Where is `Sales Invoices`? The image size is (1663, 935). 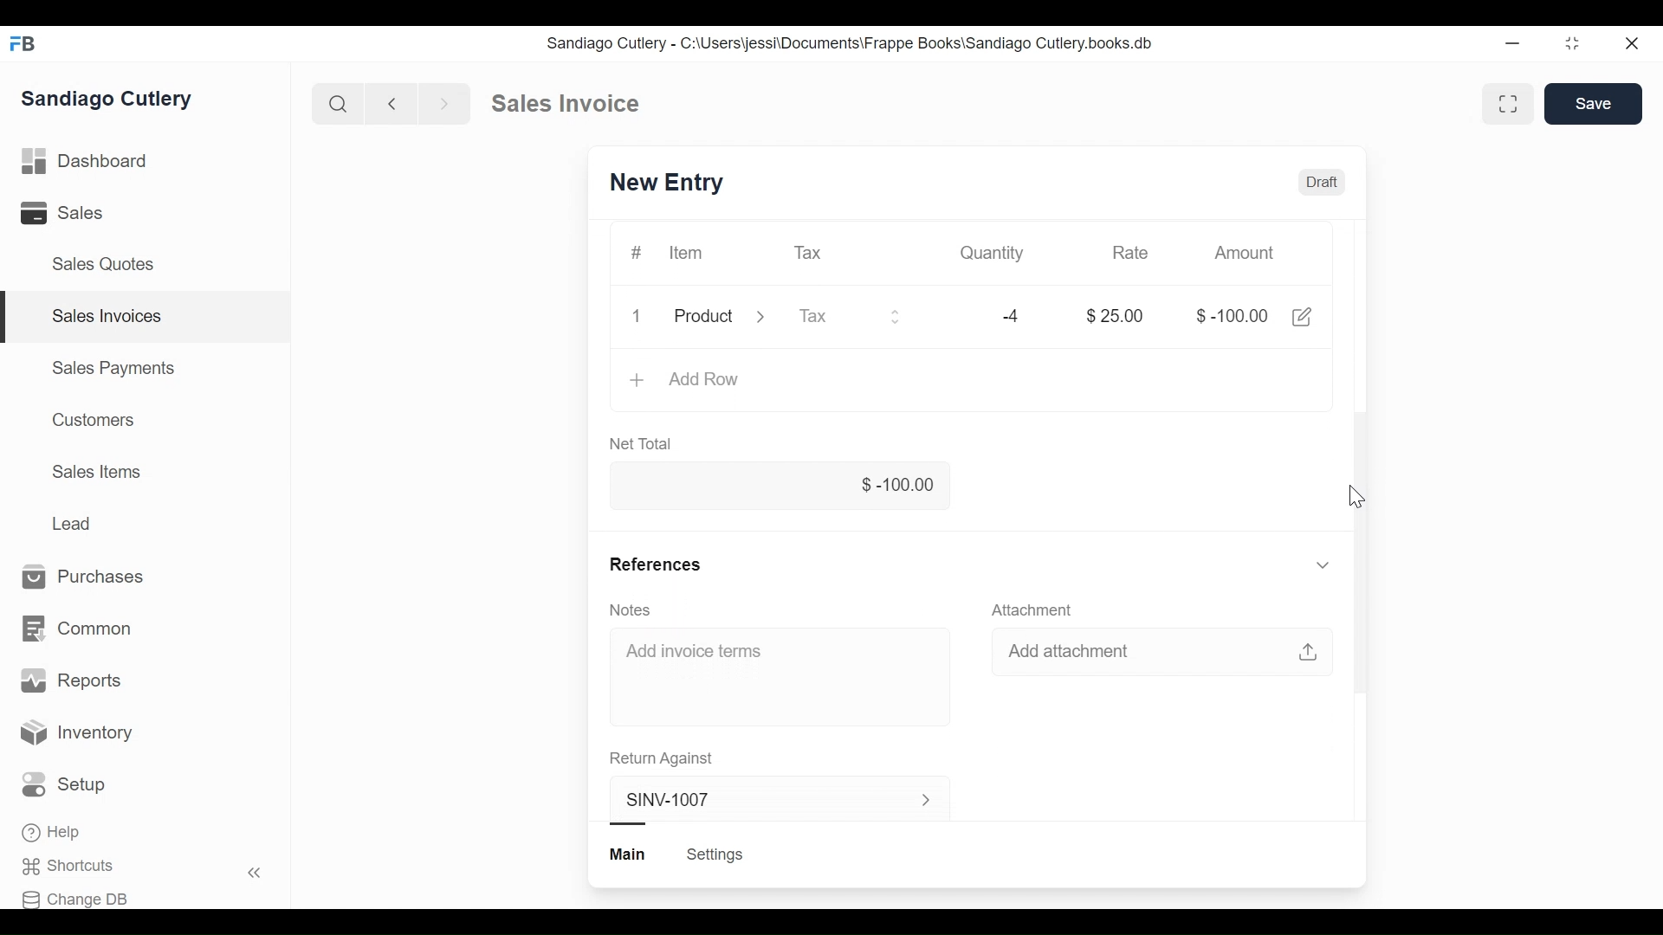
Sales Invoices is located at coordinates (108, 316).